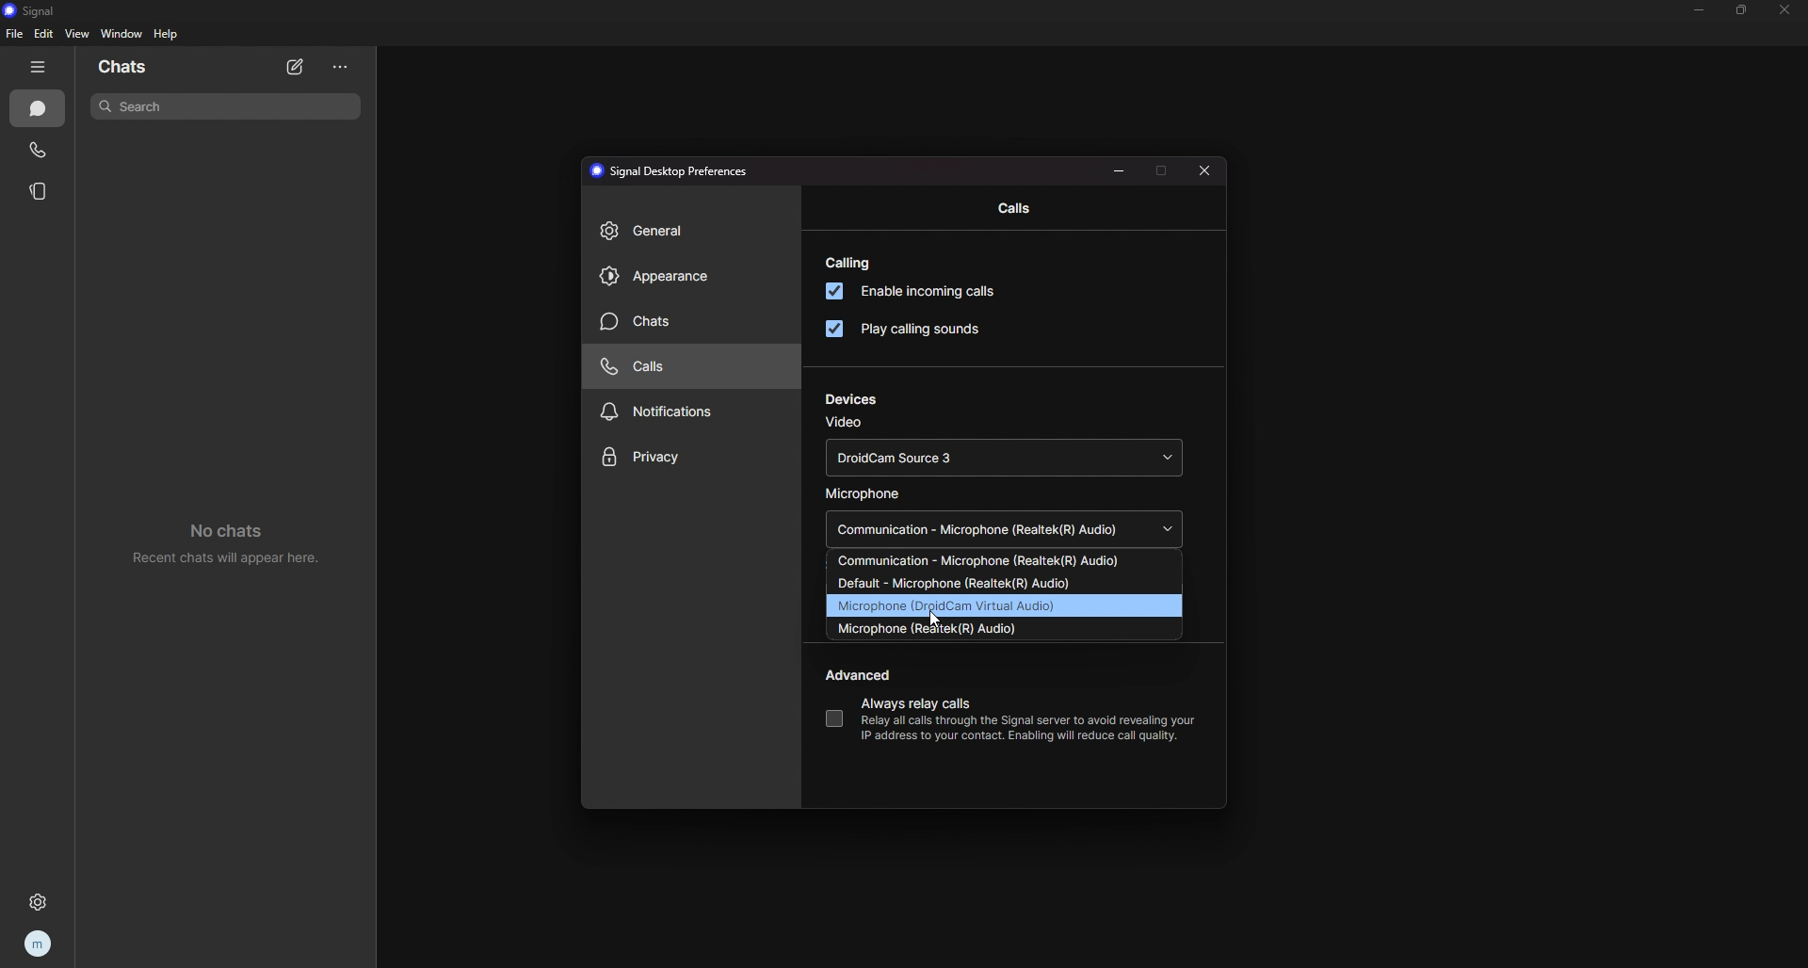 The image size is (1808, 968). What do you see at coordinates (863, 675) in the screenshot?
I see `advanced` at bounding box center [863, 675].